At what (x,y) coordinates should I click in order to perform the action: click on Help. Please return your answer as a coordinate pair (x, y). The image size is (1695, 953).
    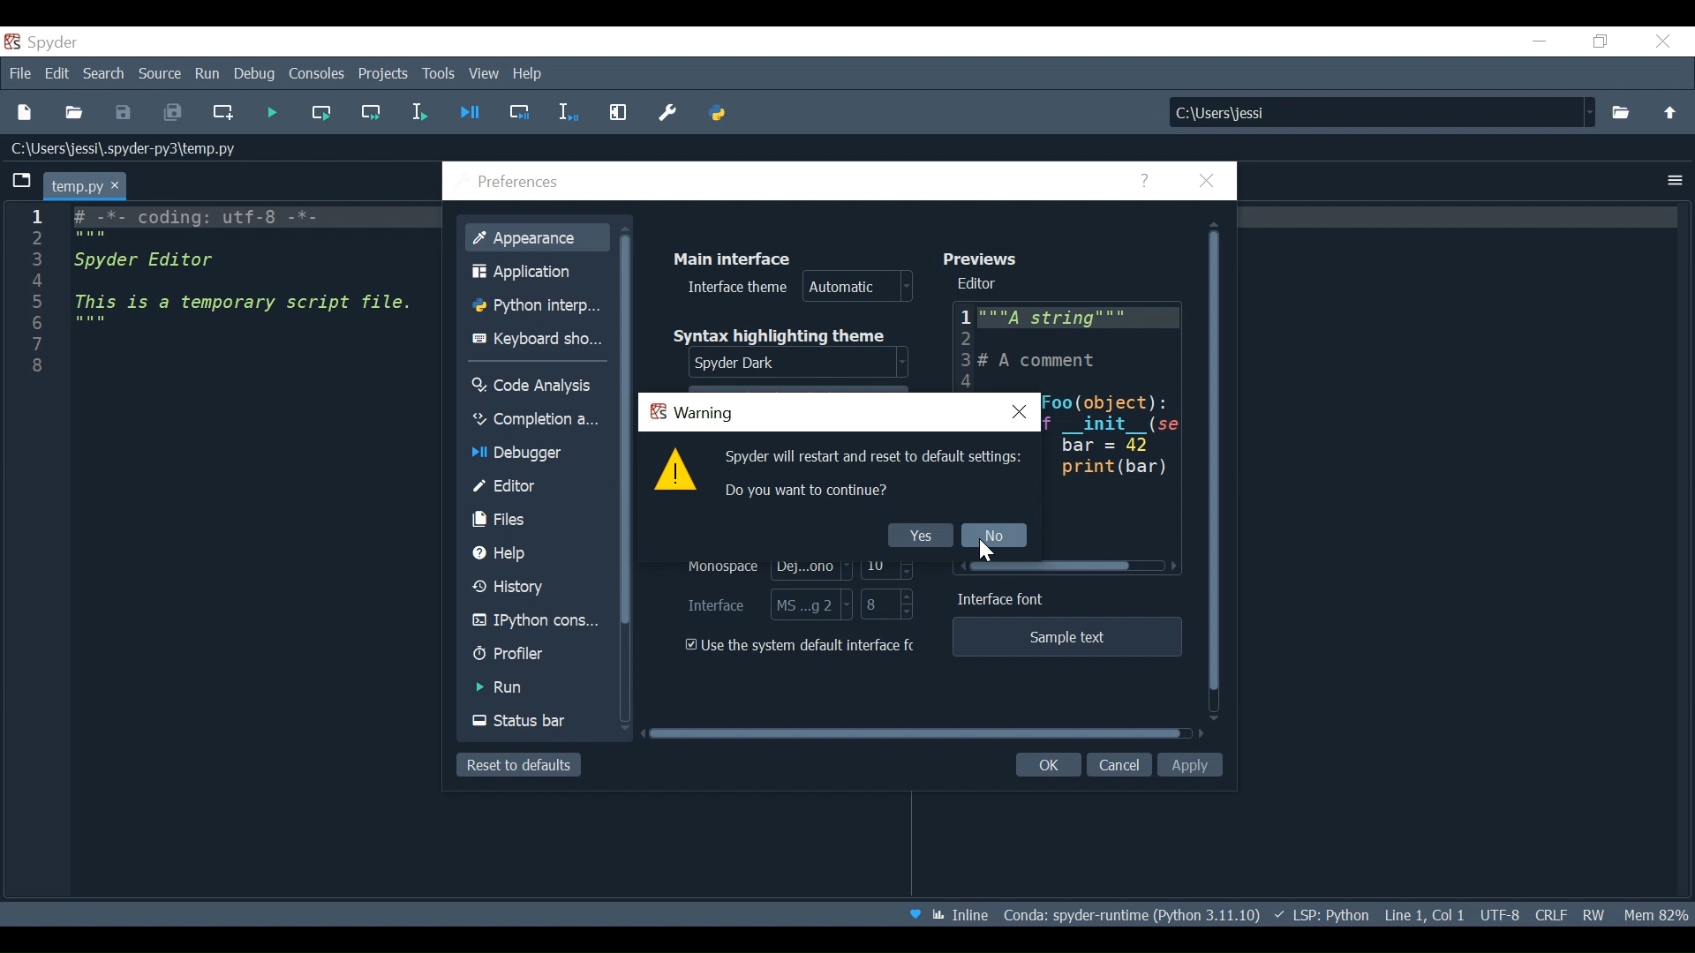
    Looking at the image, I should click on (526, 73).